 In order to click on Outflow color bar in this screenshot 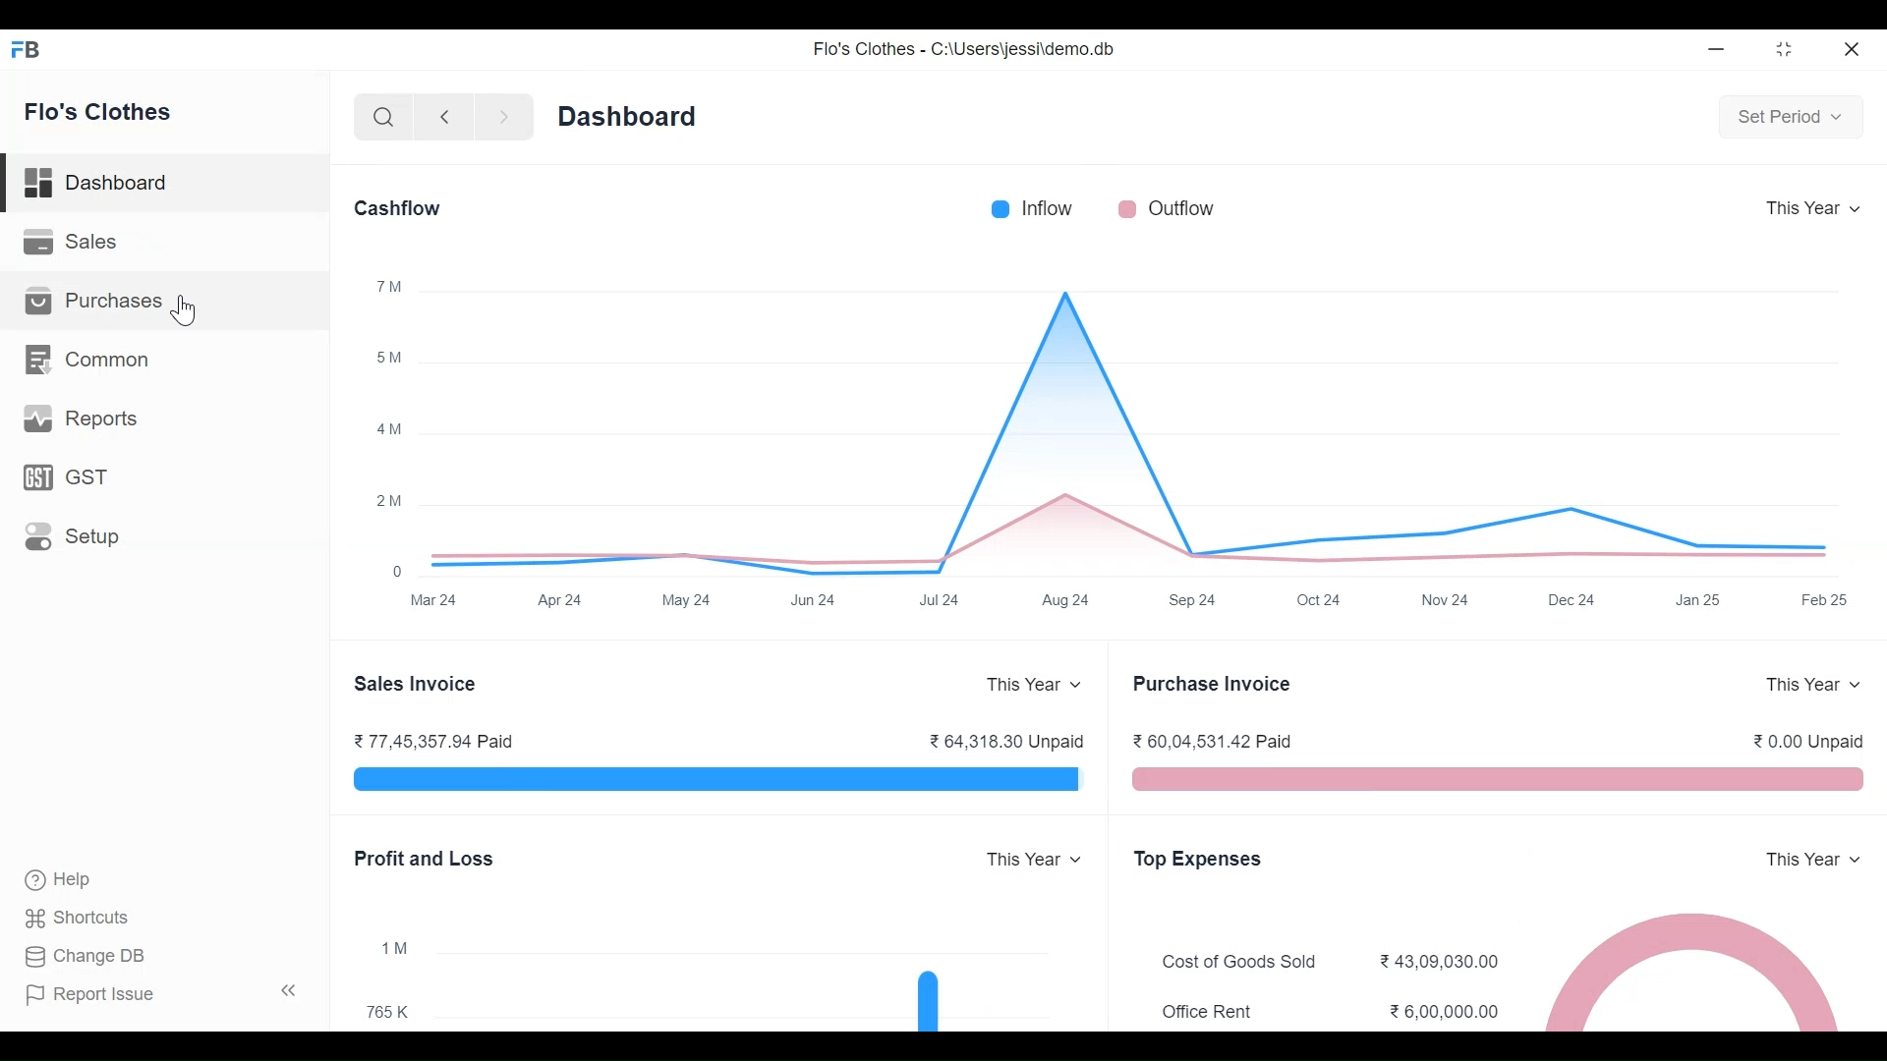, I will do `click(1127, 208)`.